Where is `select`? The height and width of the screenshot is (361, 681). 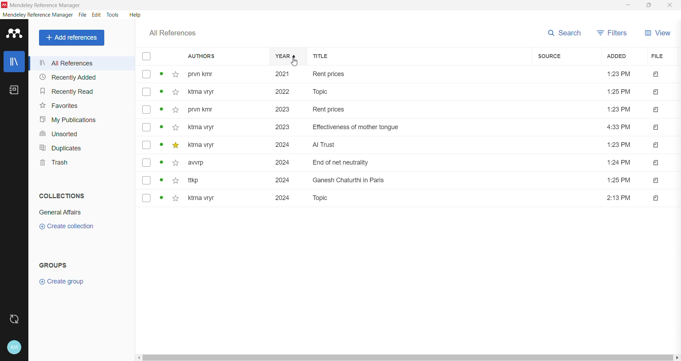
select is located at coordinates (146, 56).